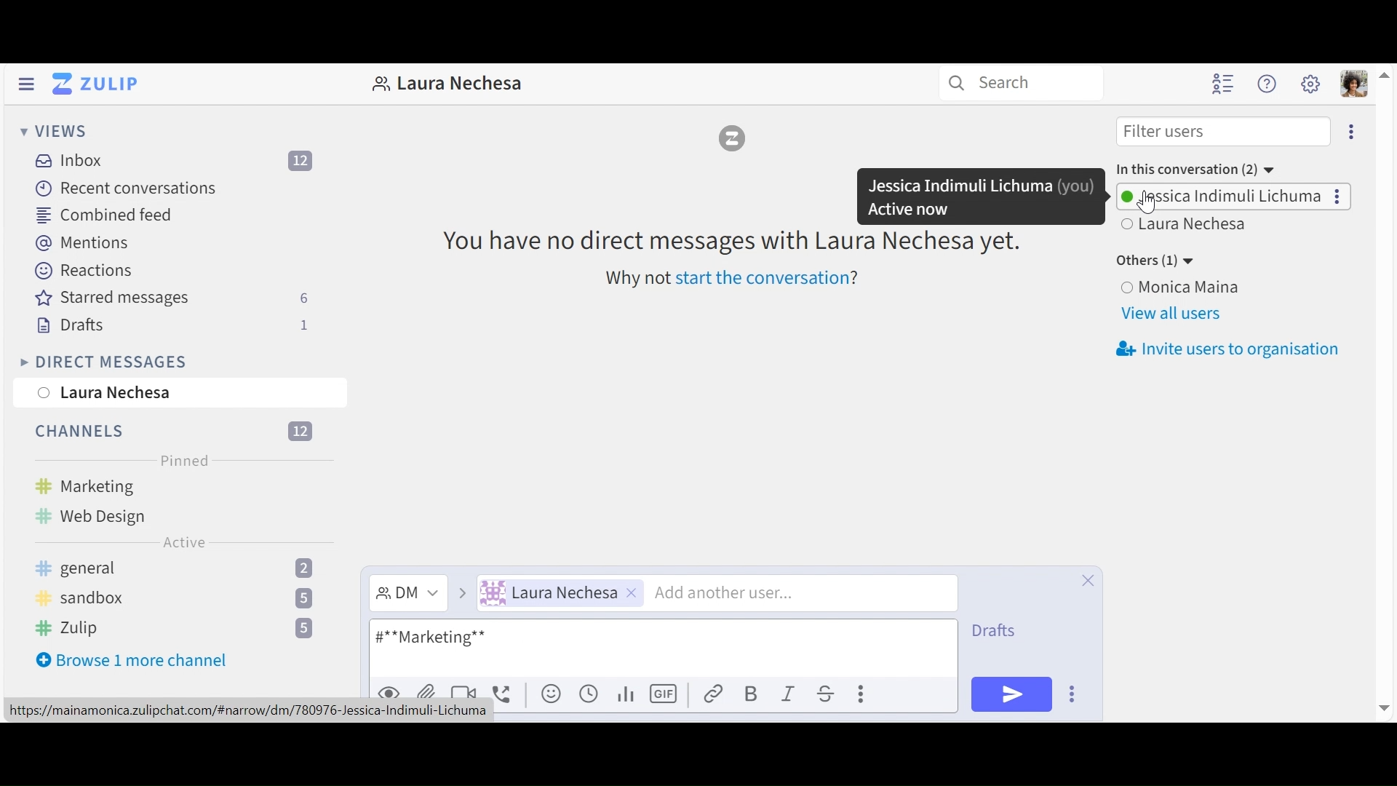  I want to click on Zulip logo, so click(735, 141).